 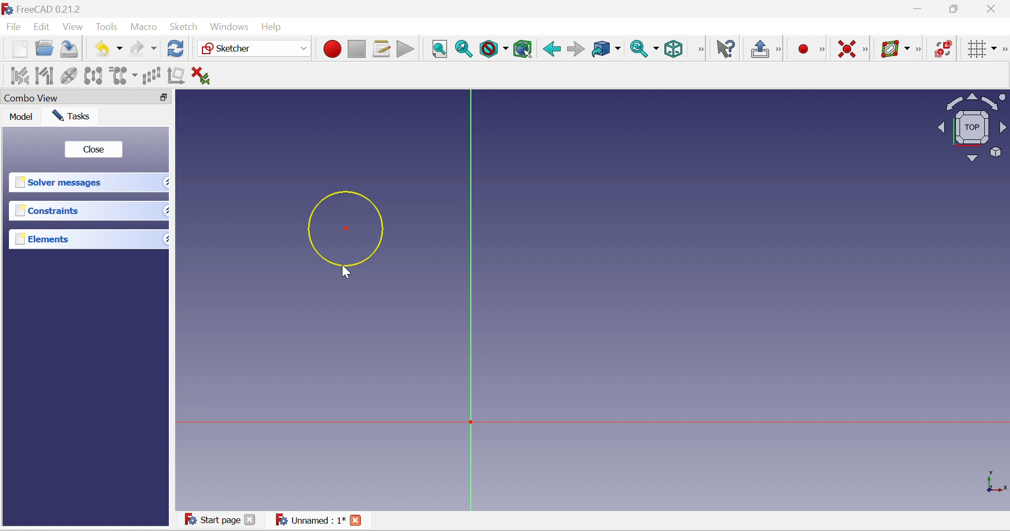 I want to click on Create point, so click(x=801, y=49).